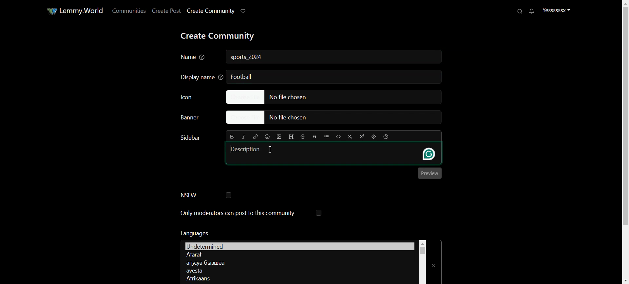 The width and height of the screenshot is (629, 284). What do you see at coordinates (128, 10) in the screenshot?
I see `Communities` at bounding box center [128, 10].